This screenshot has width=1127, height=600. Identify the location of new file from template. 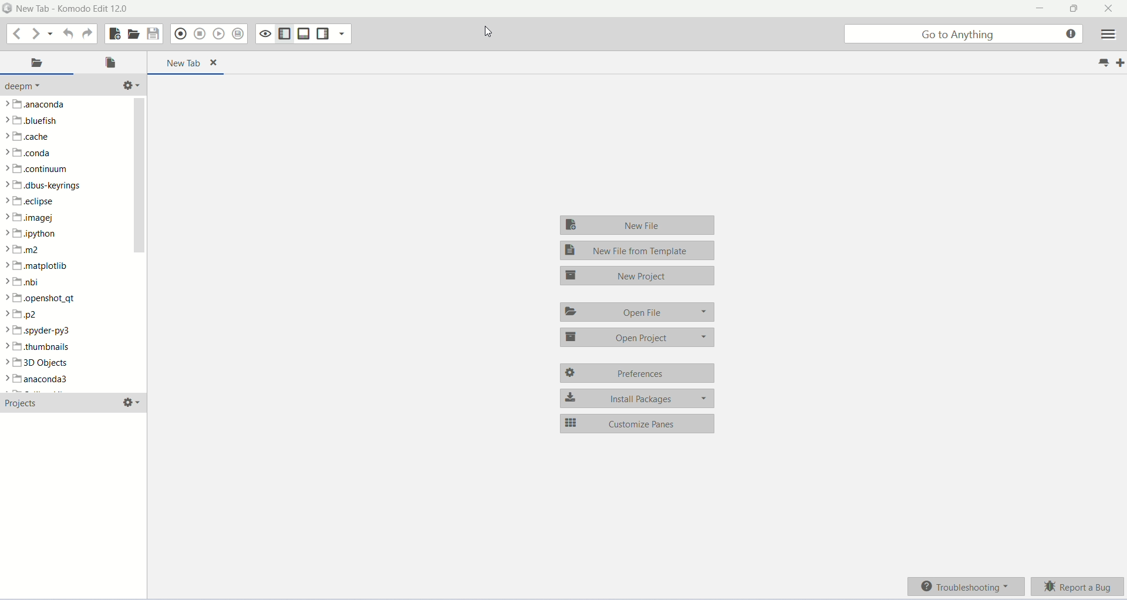
(637, 251).